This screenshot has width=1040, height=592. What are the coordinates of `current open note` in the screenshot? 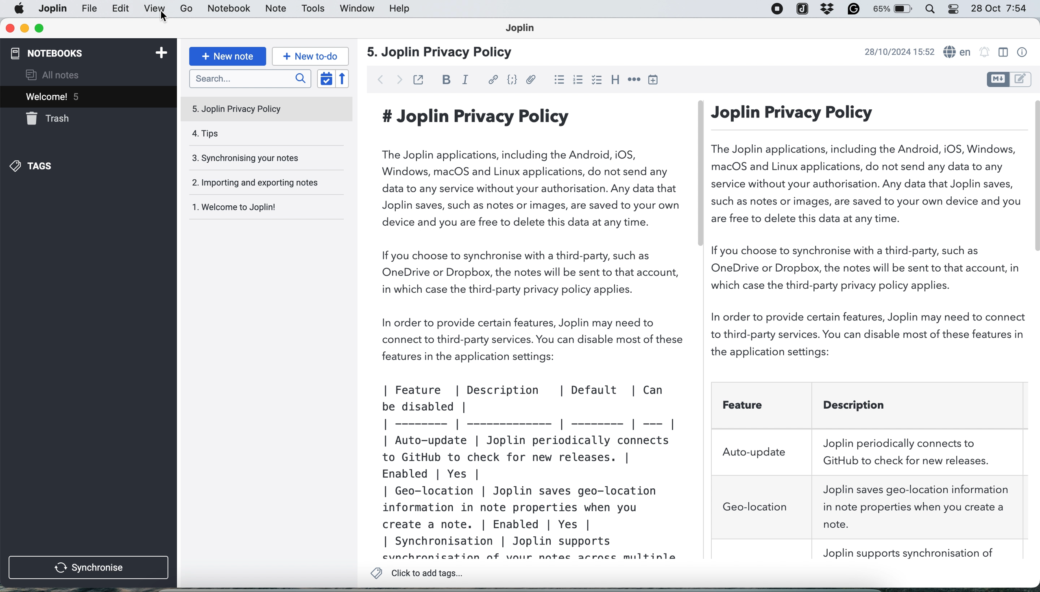 It's located at (51, 96).